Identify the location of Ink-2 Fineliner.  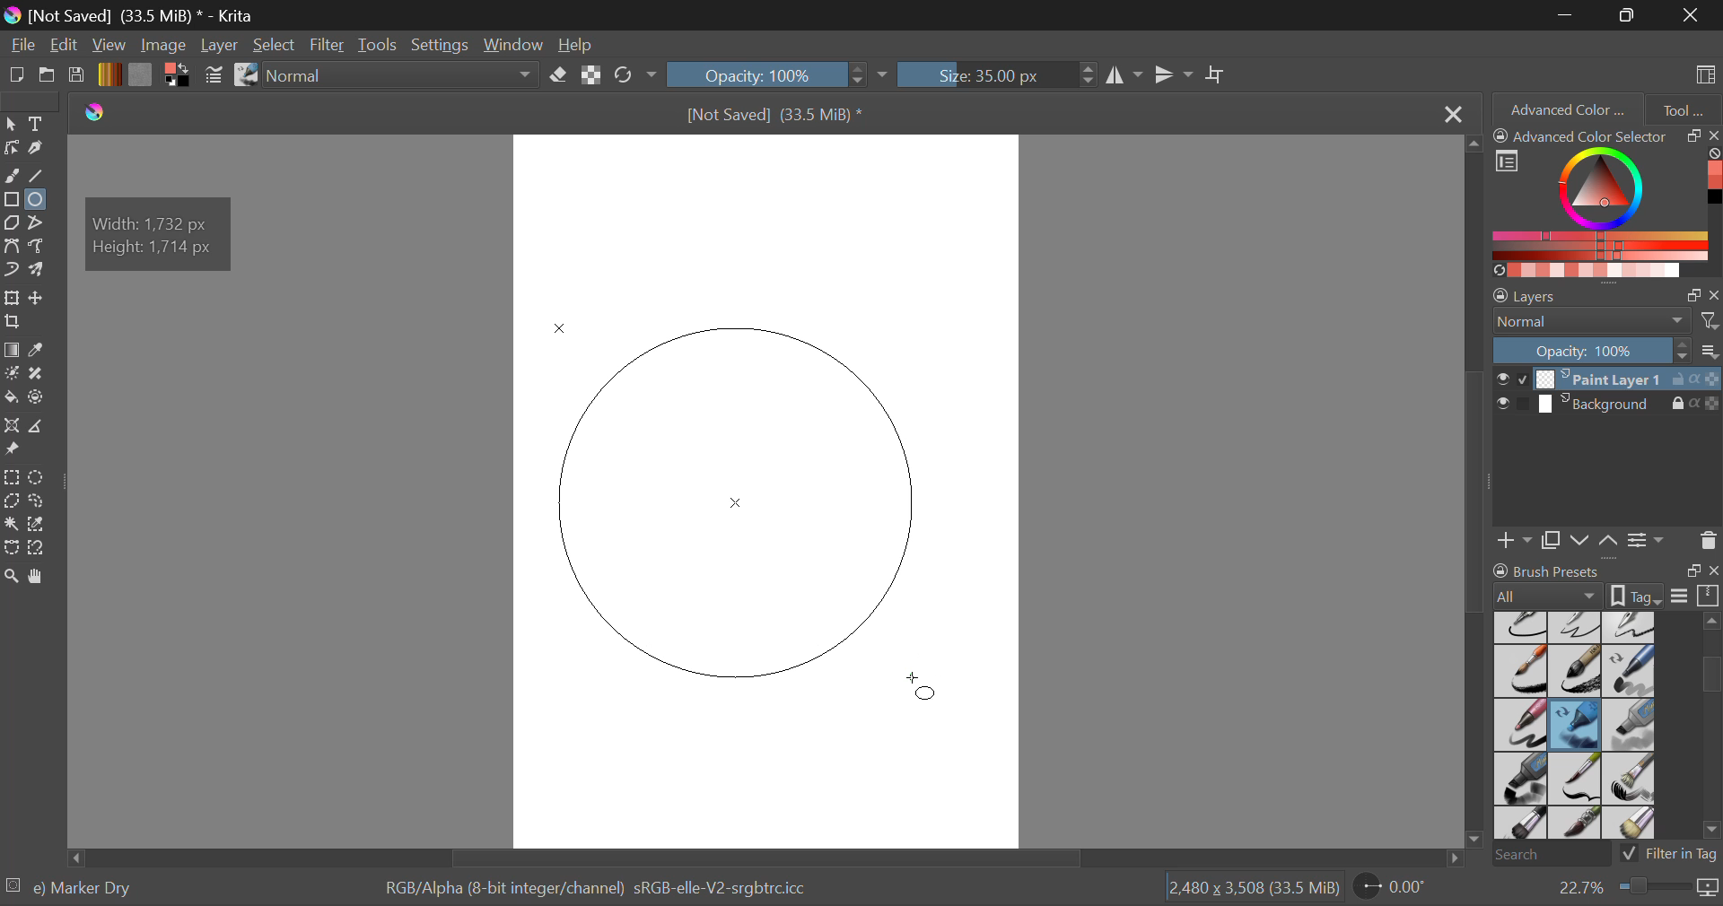
(1522, 626).